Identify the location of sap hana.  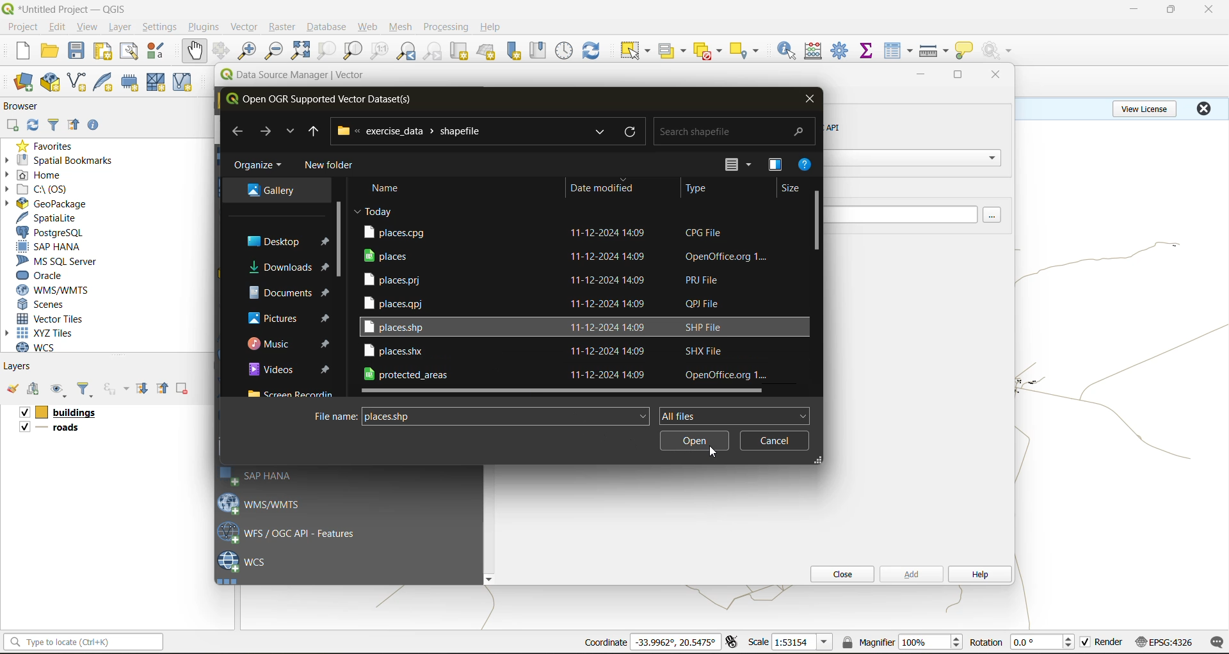
(259, 476).